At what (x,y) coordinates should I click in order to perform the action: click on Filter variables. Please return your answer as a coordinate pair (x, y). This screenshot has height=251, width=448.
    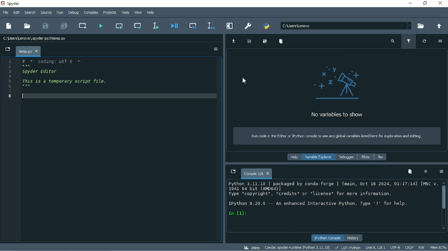
    Looking at the image, I should click on (409, 42).